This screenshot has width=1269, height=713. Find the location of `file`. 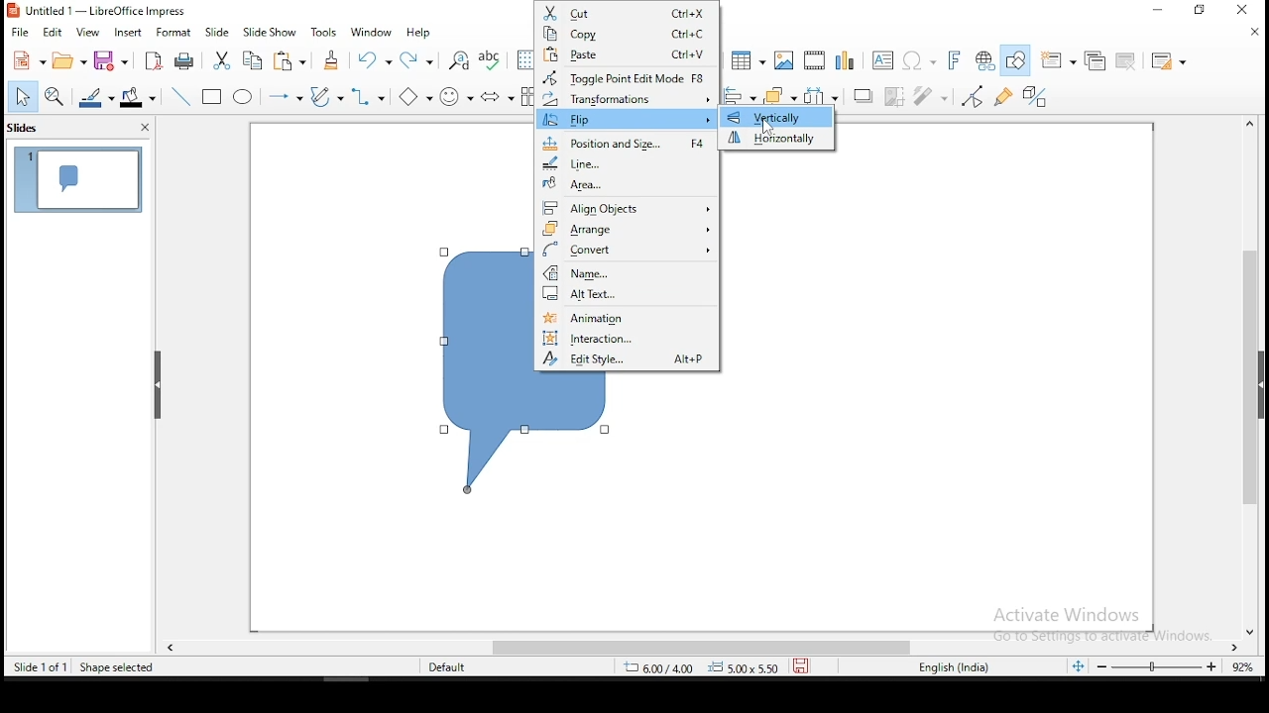

file is located at coordinates (19, 32).